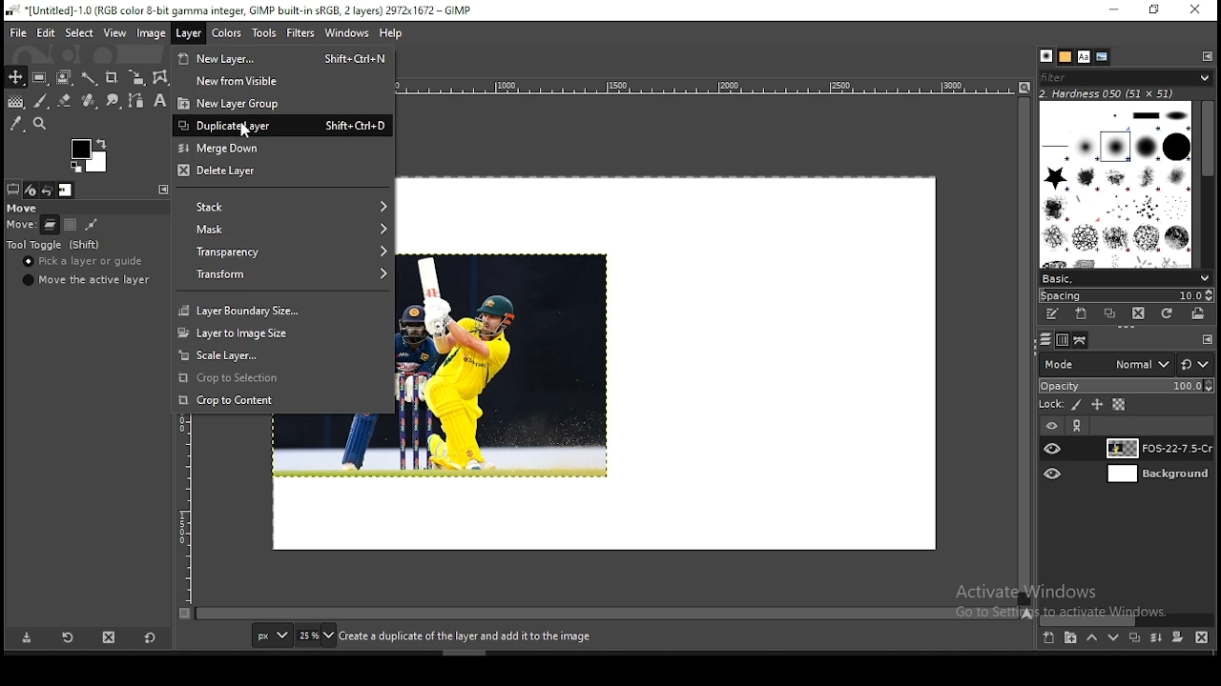 Image resolution: width=1221 pixels, height=686 pixels. What do you see at coordinates (250, 133) in the screenshot?
I see `cursor` at bounding box center [250, 133].